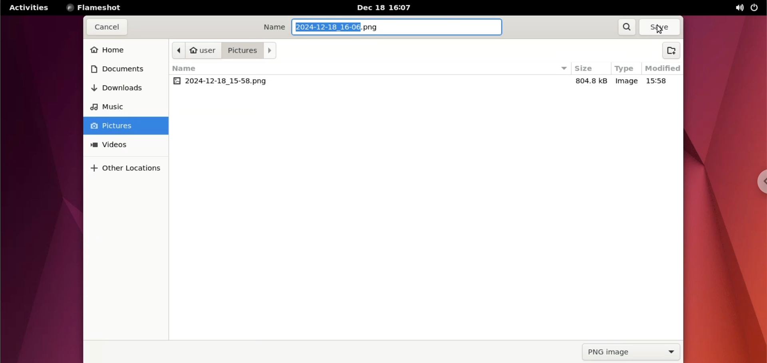 Image resolution: width=767 pixels, height=363 pixels. I want to click on name label, so click(275, 27).